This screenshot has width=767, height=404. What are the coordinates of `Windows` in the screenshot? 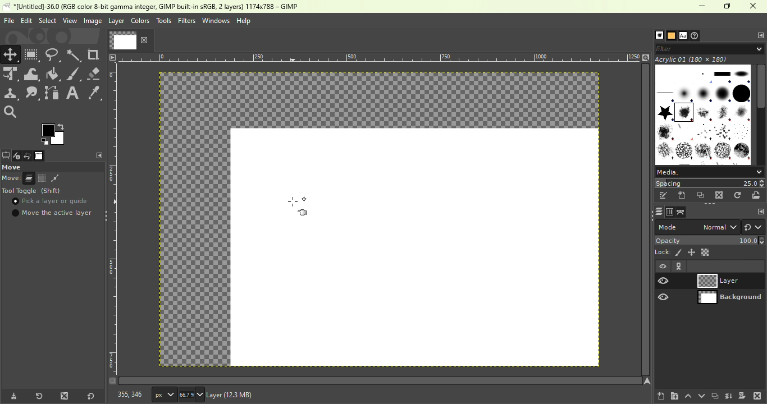 It's located at (216, 21).